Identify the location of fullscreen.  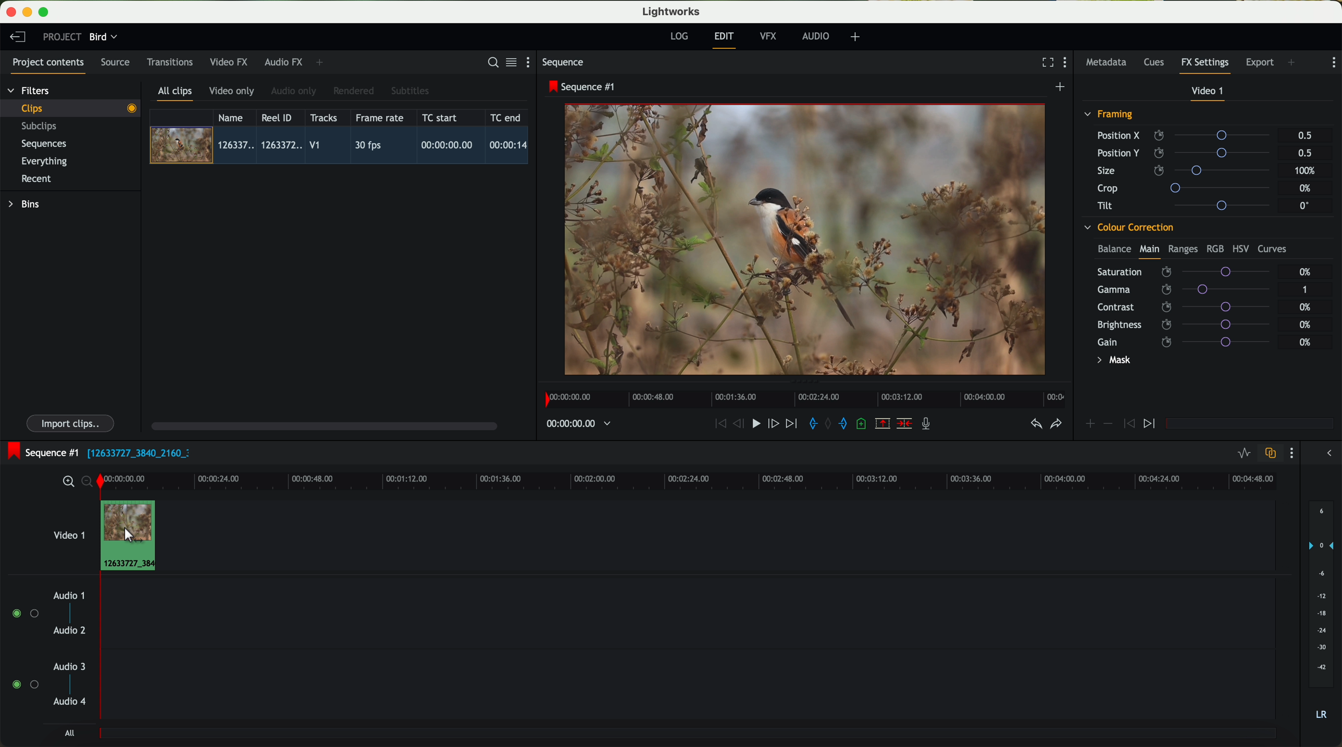
(1046, 62).